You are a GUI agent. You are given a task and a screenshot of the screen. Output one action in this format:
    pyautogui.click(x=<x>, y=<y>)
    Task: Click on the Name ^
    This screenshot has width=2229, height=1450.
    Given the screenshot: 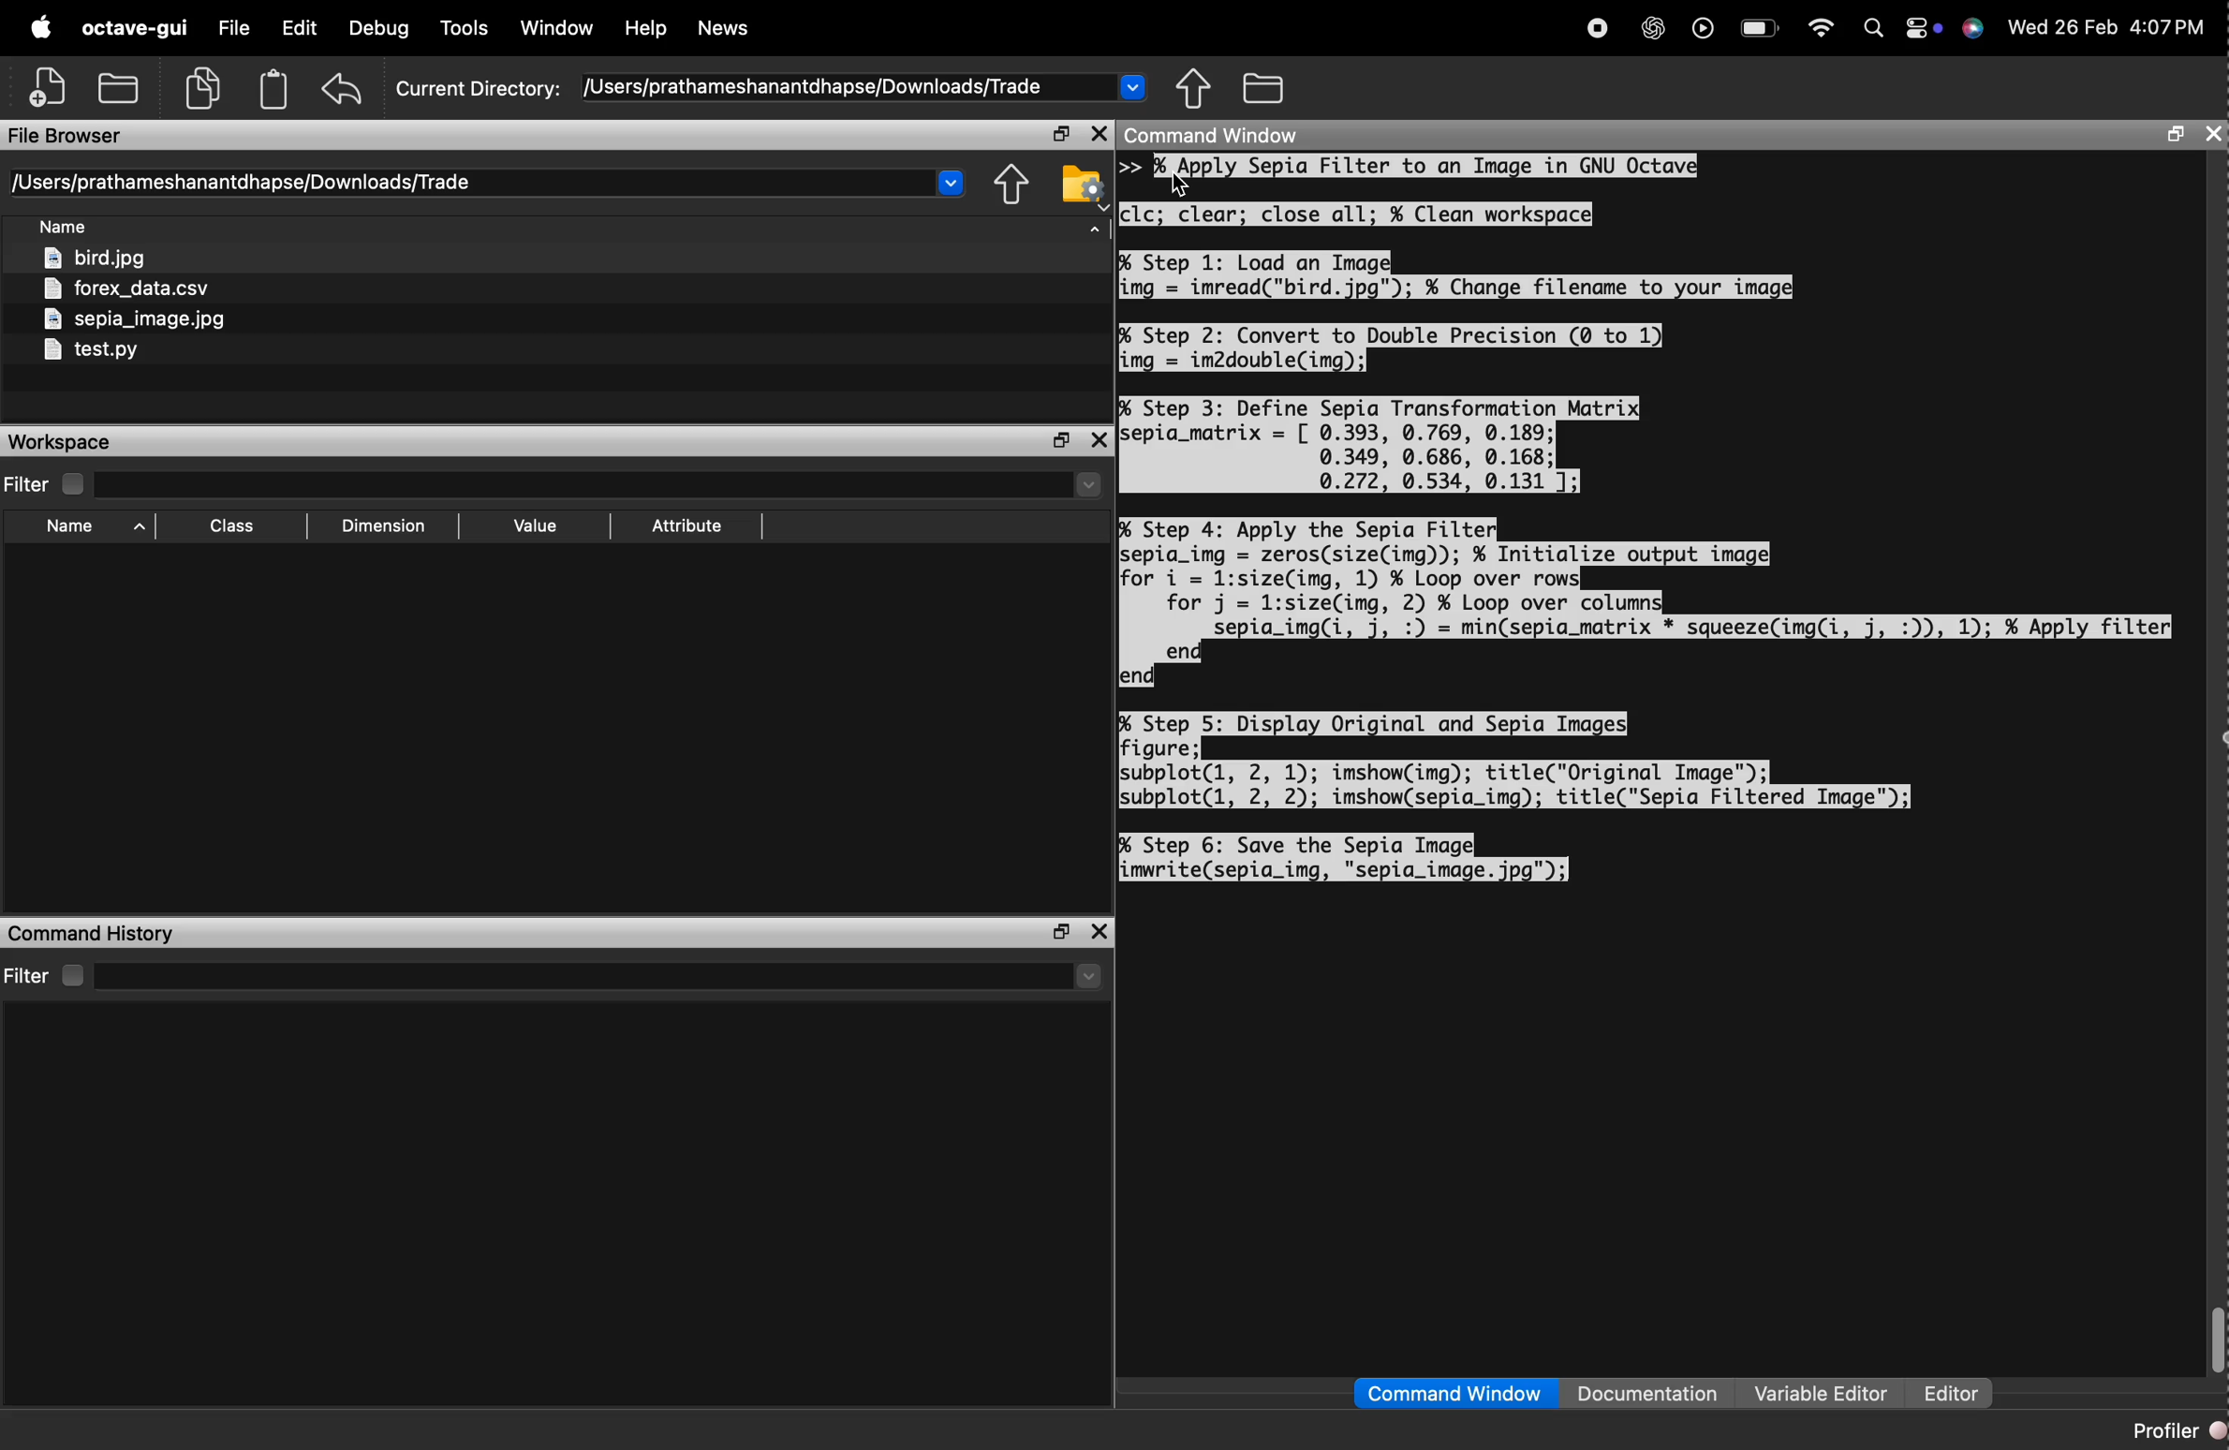 What is the action you would take?
    pyautogui.click(x=99, y=526)
    